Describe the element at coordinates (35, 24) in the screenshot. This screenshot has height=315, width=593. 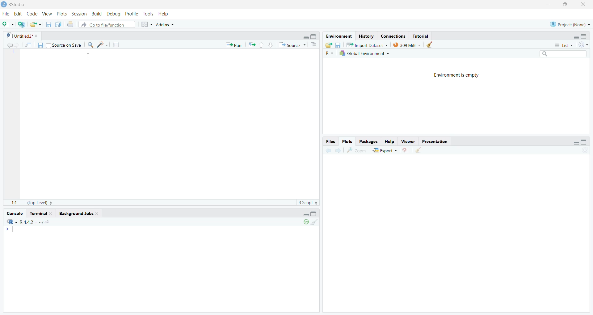
I see `export` at that location.